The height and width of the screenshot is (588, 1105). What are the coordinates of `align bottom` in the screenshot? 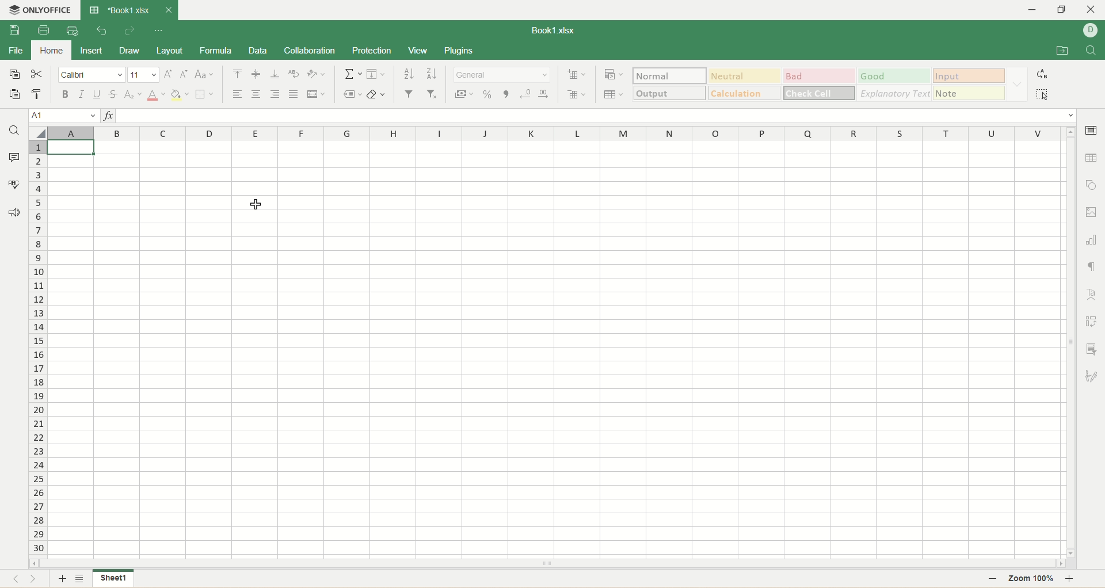 It's located at (275, 74).